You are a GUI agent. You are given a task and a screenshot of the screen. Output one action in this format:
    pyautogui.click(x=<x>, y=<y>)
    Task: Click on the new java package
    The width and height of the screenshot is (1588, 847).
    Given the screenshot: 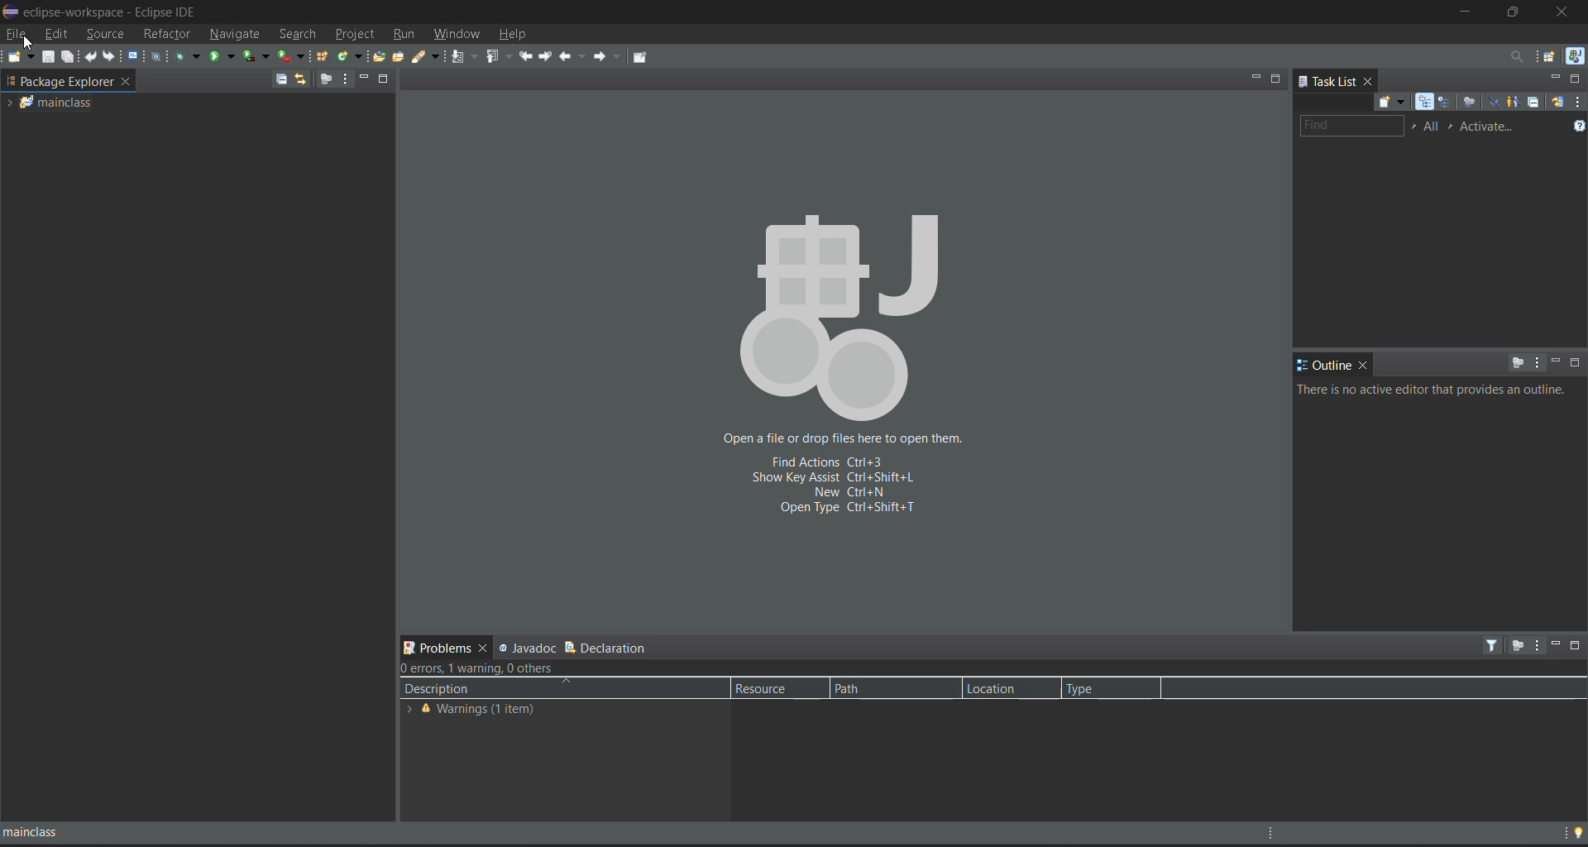 What is the action you would take?
    pyautogui.click(x=323, y=57)
    